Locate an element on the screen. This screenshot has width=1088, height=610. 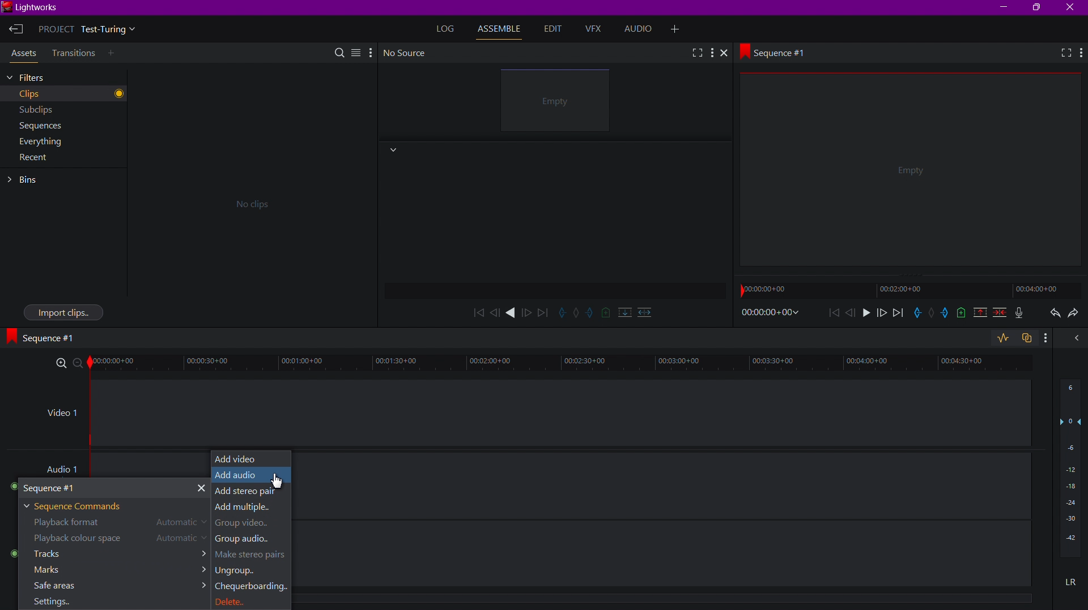
Ungroup is located at coordinates (237, 572).